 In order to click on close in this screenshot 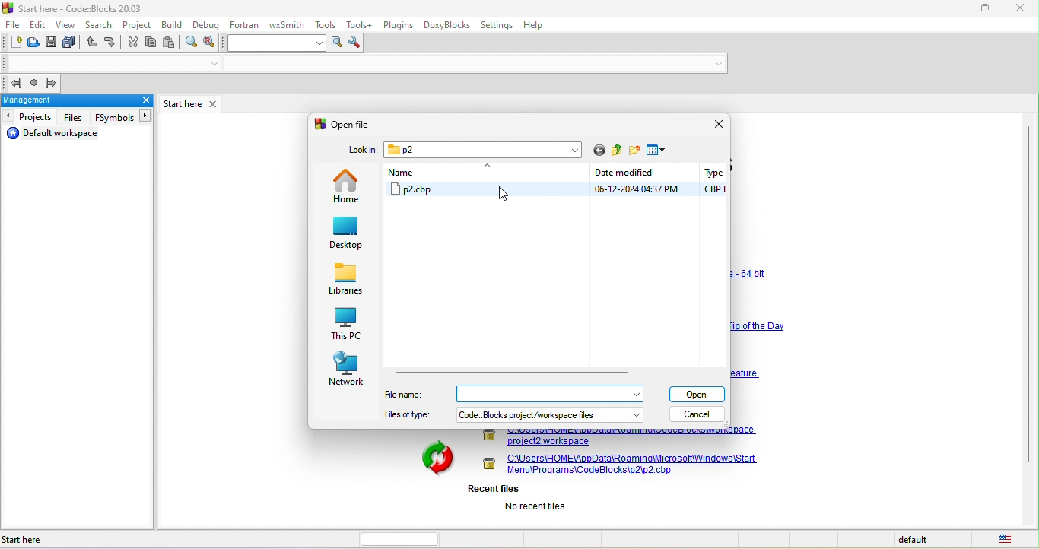, I will do `click(1018, 9)`.